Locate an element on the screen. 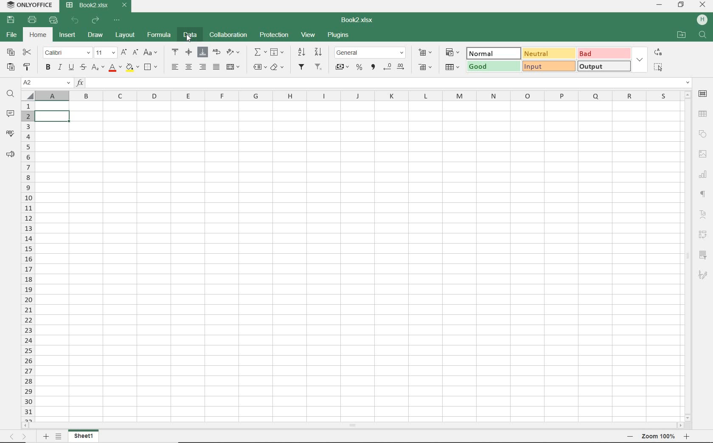  NAME MANAGER is located at coordinates (46, 83).